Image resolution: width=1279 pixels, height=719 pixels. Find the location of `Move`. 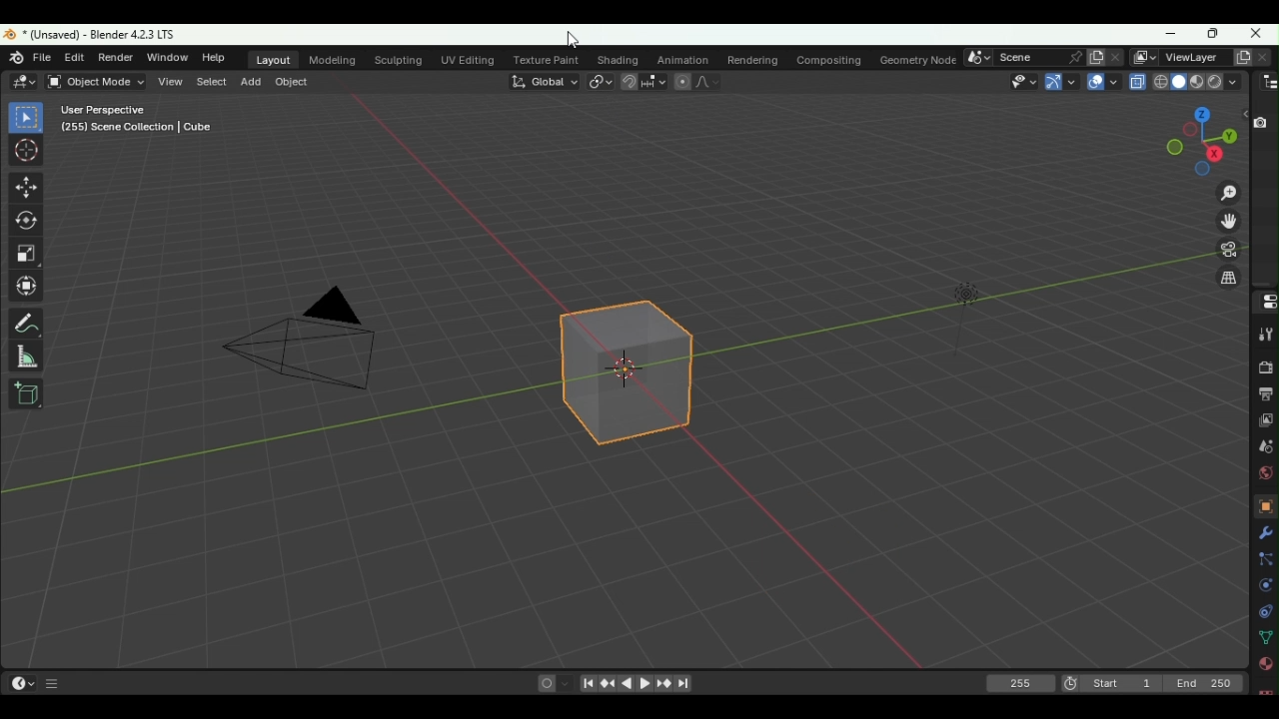

Move is located at coordinates (26, 190).